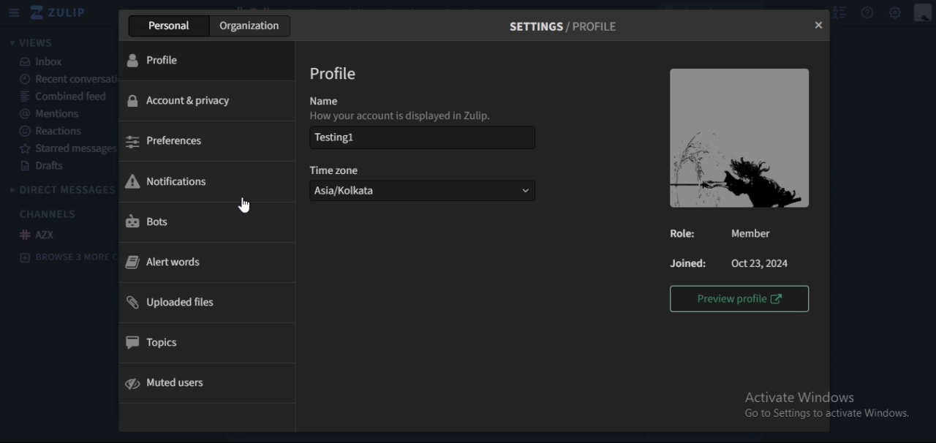 The image size is (936, 443). I want to click on hamburger, so click(13, 14).